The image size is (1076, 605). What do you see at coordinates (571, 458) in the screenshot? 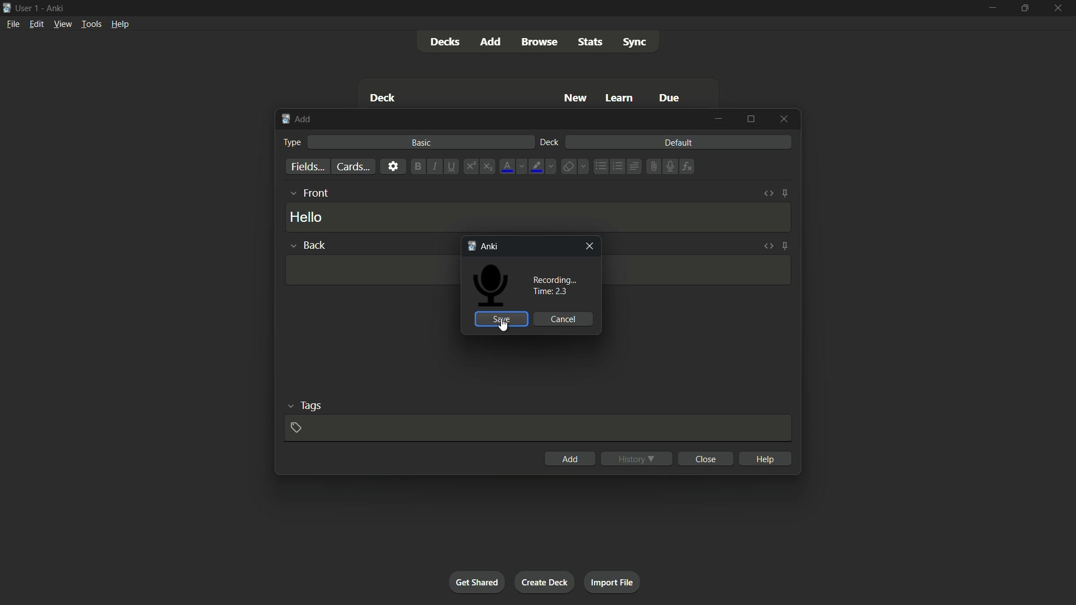
I see `add` at bounding box center [571, 458].